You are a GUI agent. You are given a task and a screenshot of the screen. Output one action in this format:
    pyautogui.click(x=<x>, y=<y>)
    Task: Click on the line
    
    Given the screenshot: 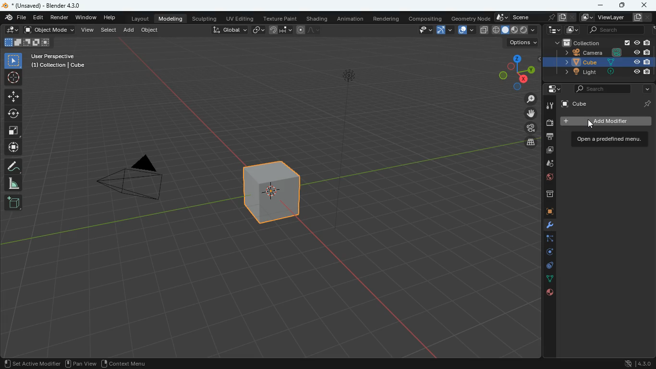 What is the action you would take?
    pyautogui.click(x=308, y=31)
    